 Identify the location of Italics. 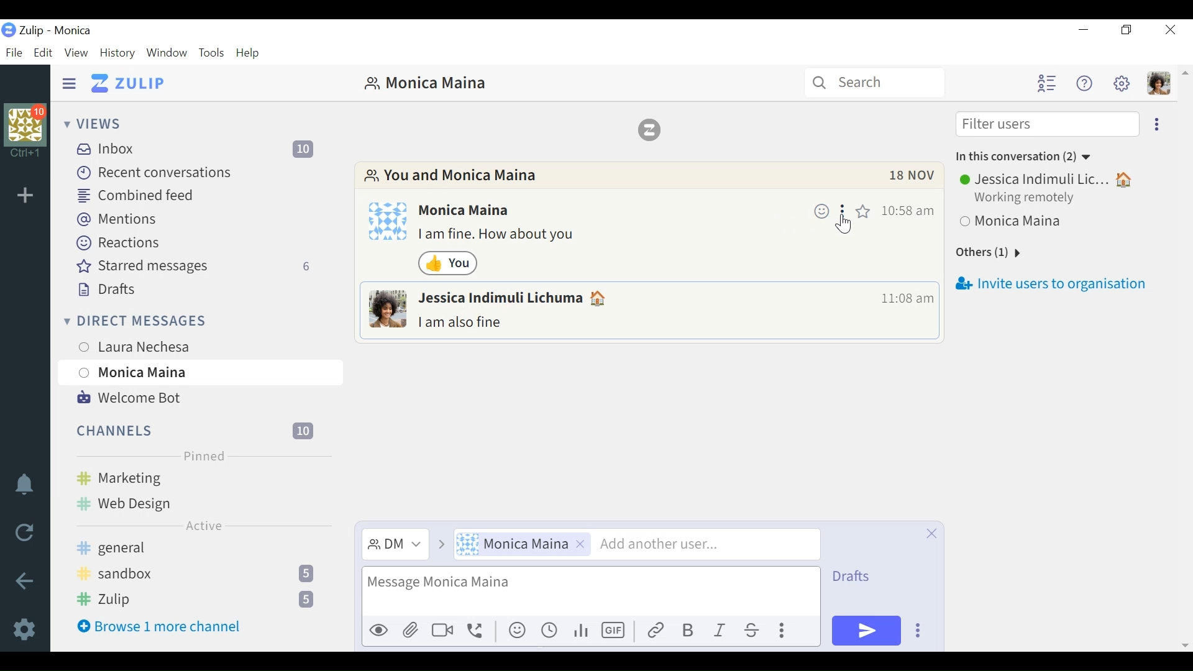
(721, 631).